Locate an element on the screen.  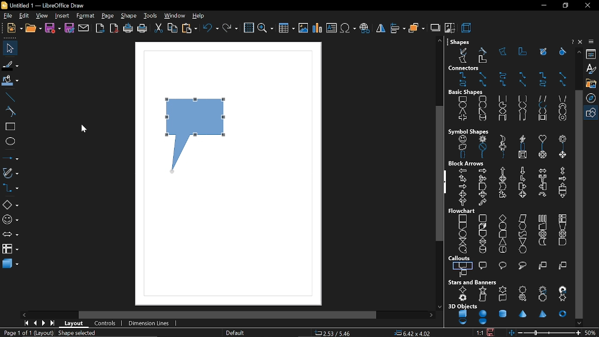
connector is located at coordinates (543, 75).